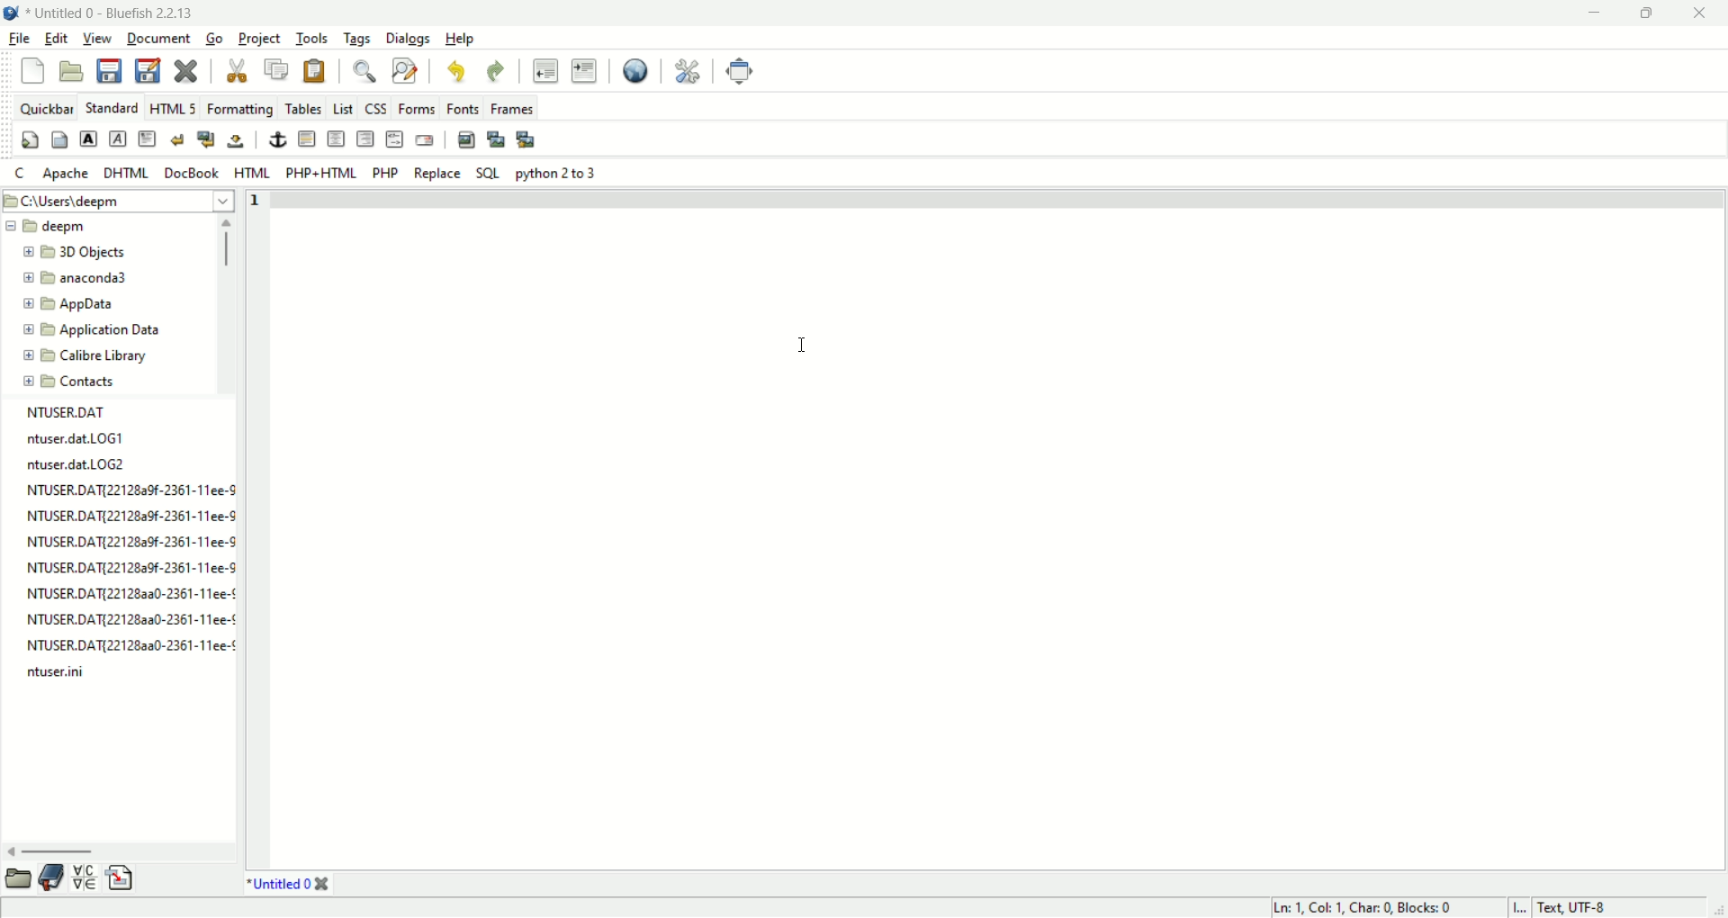  Describe the element at coordinates (20, 173) in the screenshot. I see `C` at that location.